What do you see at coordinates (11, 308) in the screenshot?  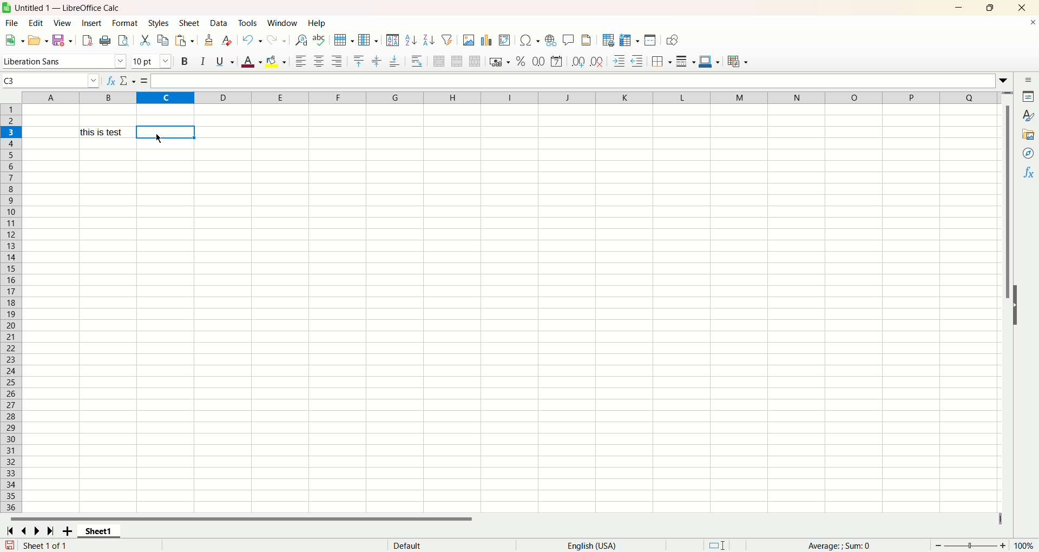 I see `row number` at bounding box center [11, 308].